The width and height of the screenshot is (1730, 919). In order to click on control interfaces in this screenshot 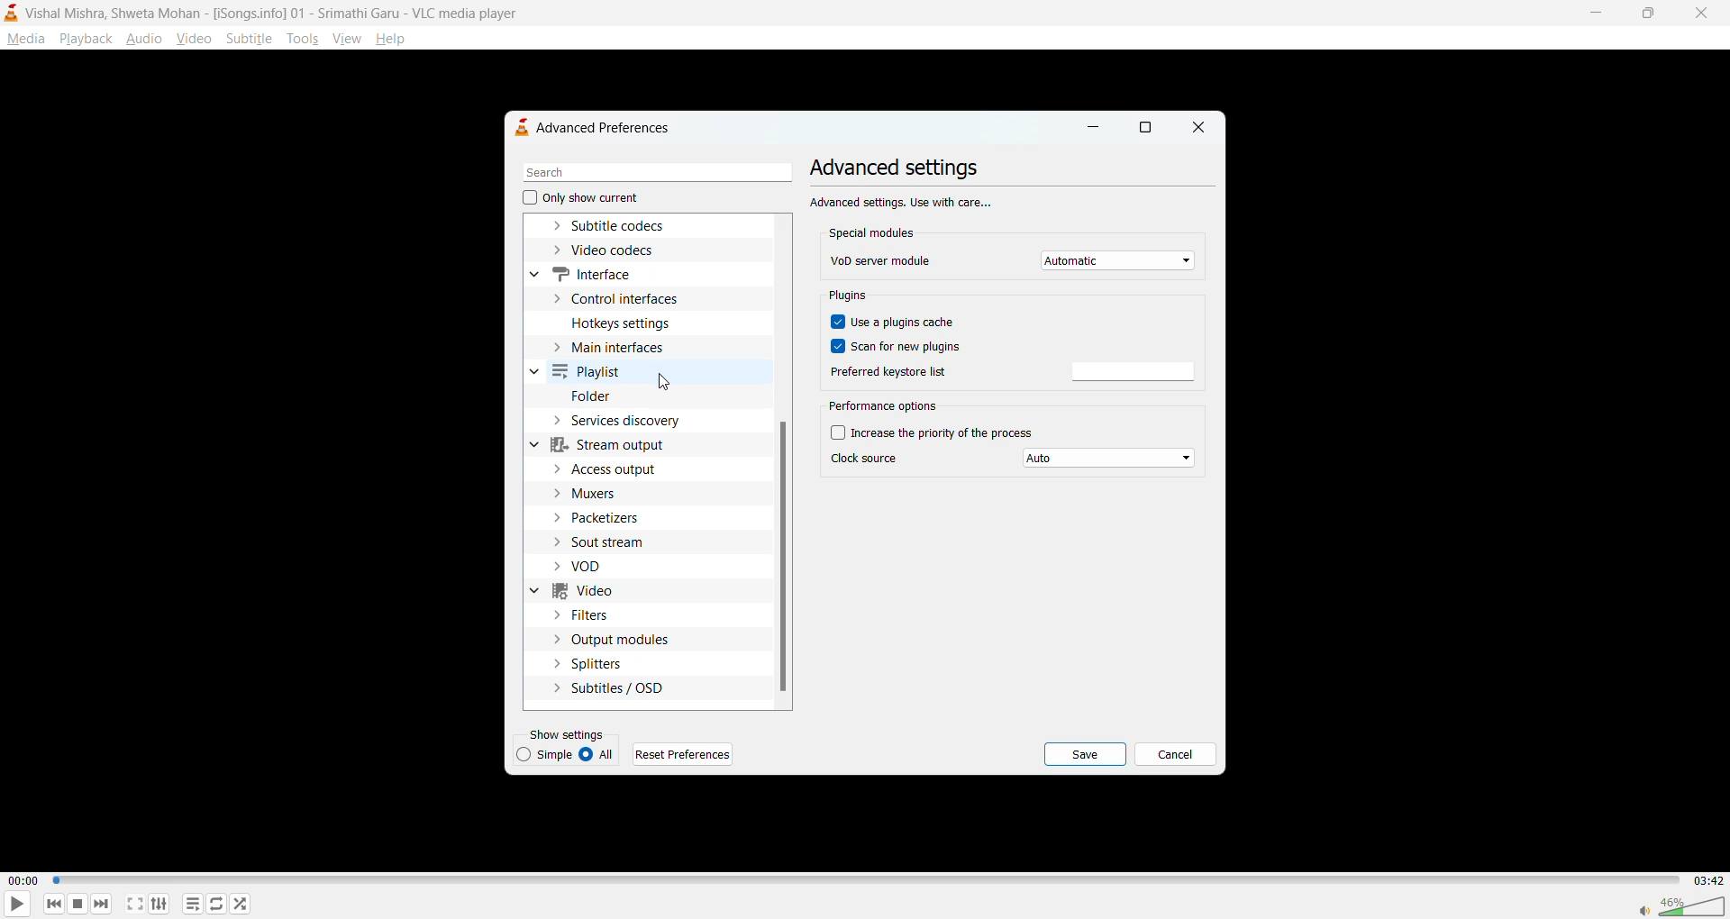, I will do `click(625, 297)`.